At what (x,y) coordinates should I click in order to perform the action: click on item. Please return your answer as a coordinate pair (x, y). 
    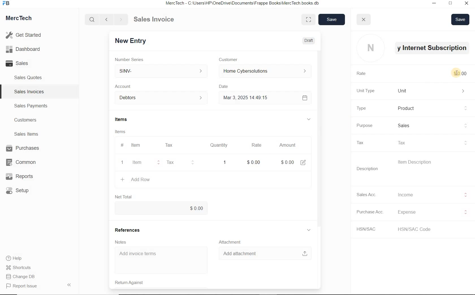
    Looking at the image, I should click on (139, 163).